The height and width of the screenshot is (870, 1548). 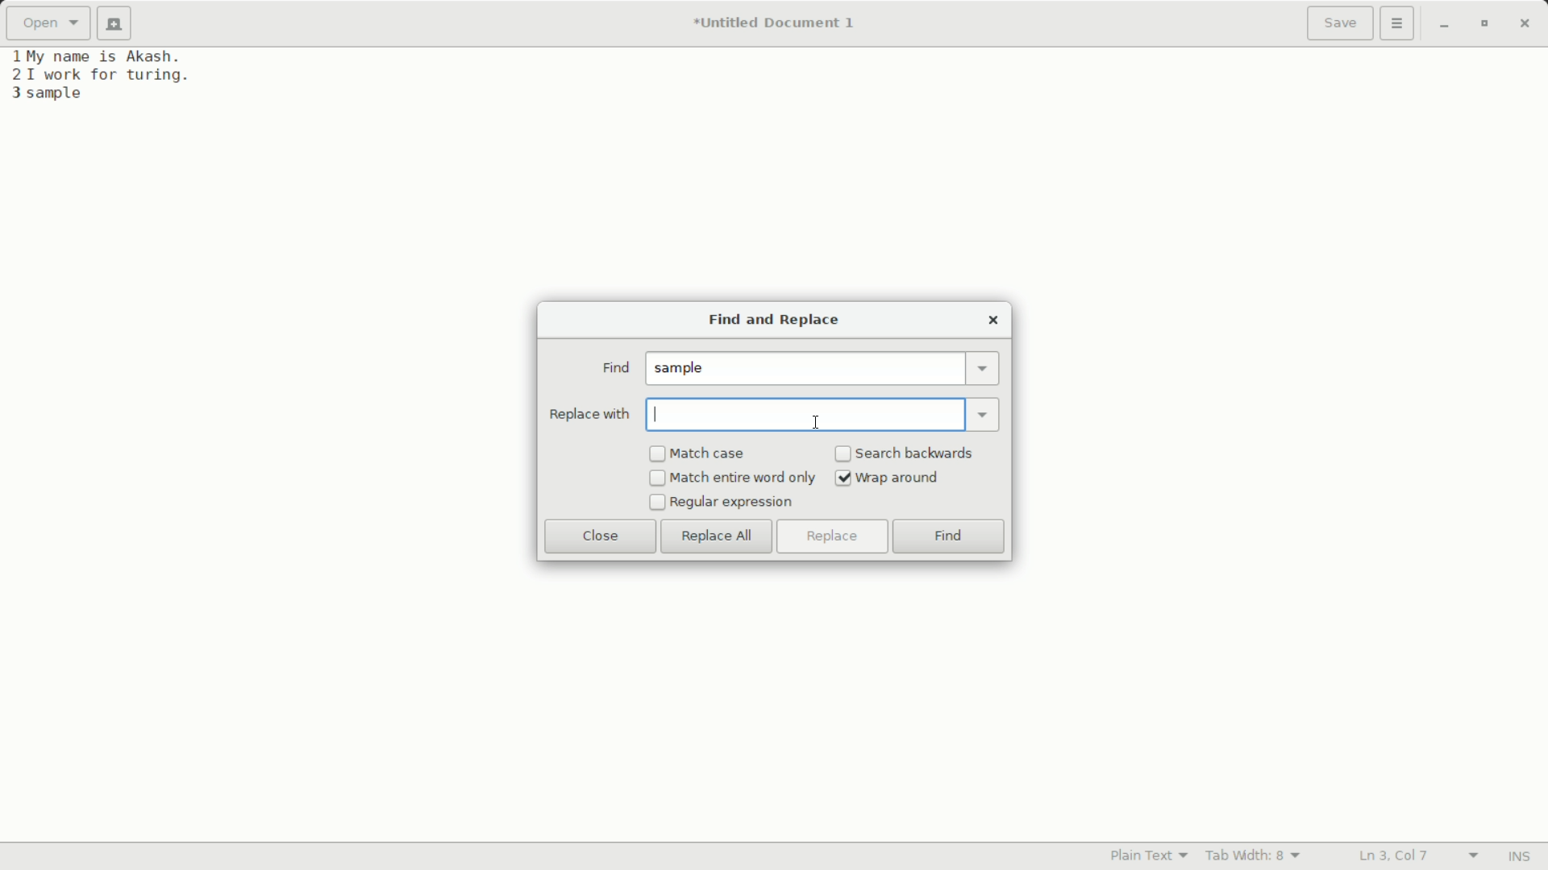 I want to click on 21 work for turing., so click(x=98, y=75).